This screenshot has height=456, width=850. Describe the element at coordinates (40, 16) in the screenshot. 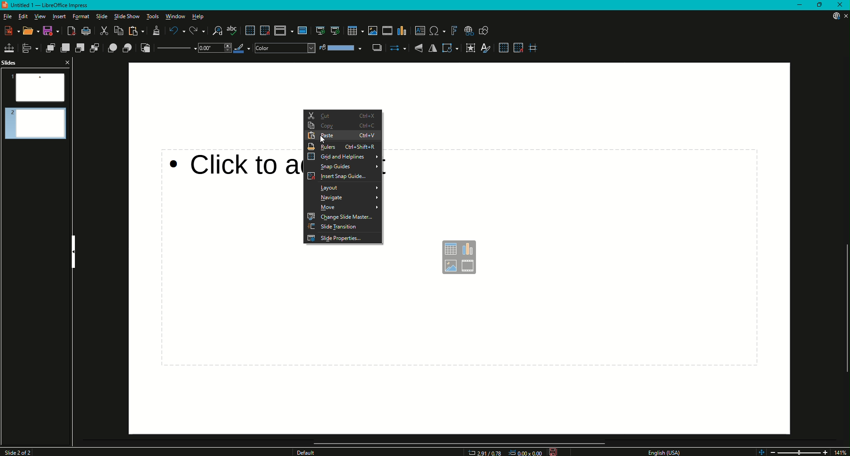

I see `View` at that location.